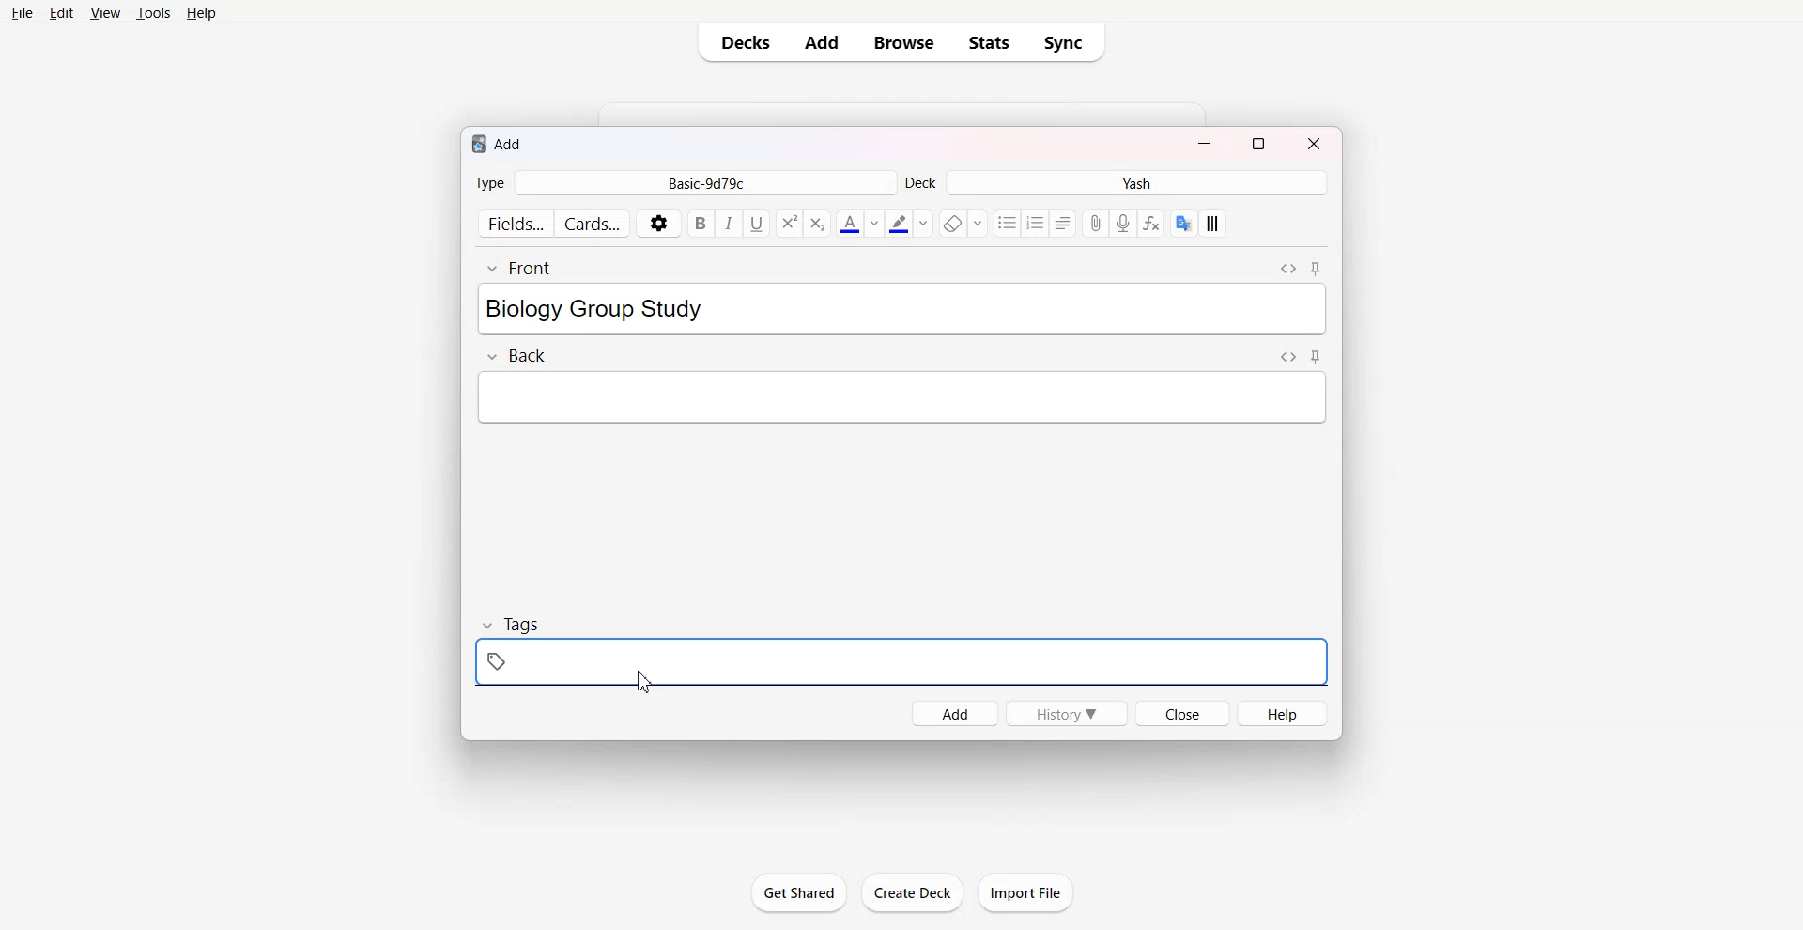 The image size is (1803, 930). Describe the element at coordinates (1069, 43) in the screenshot. I see `Sync` at that location.